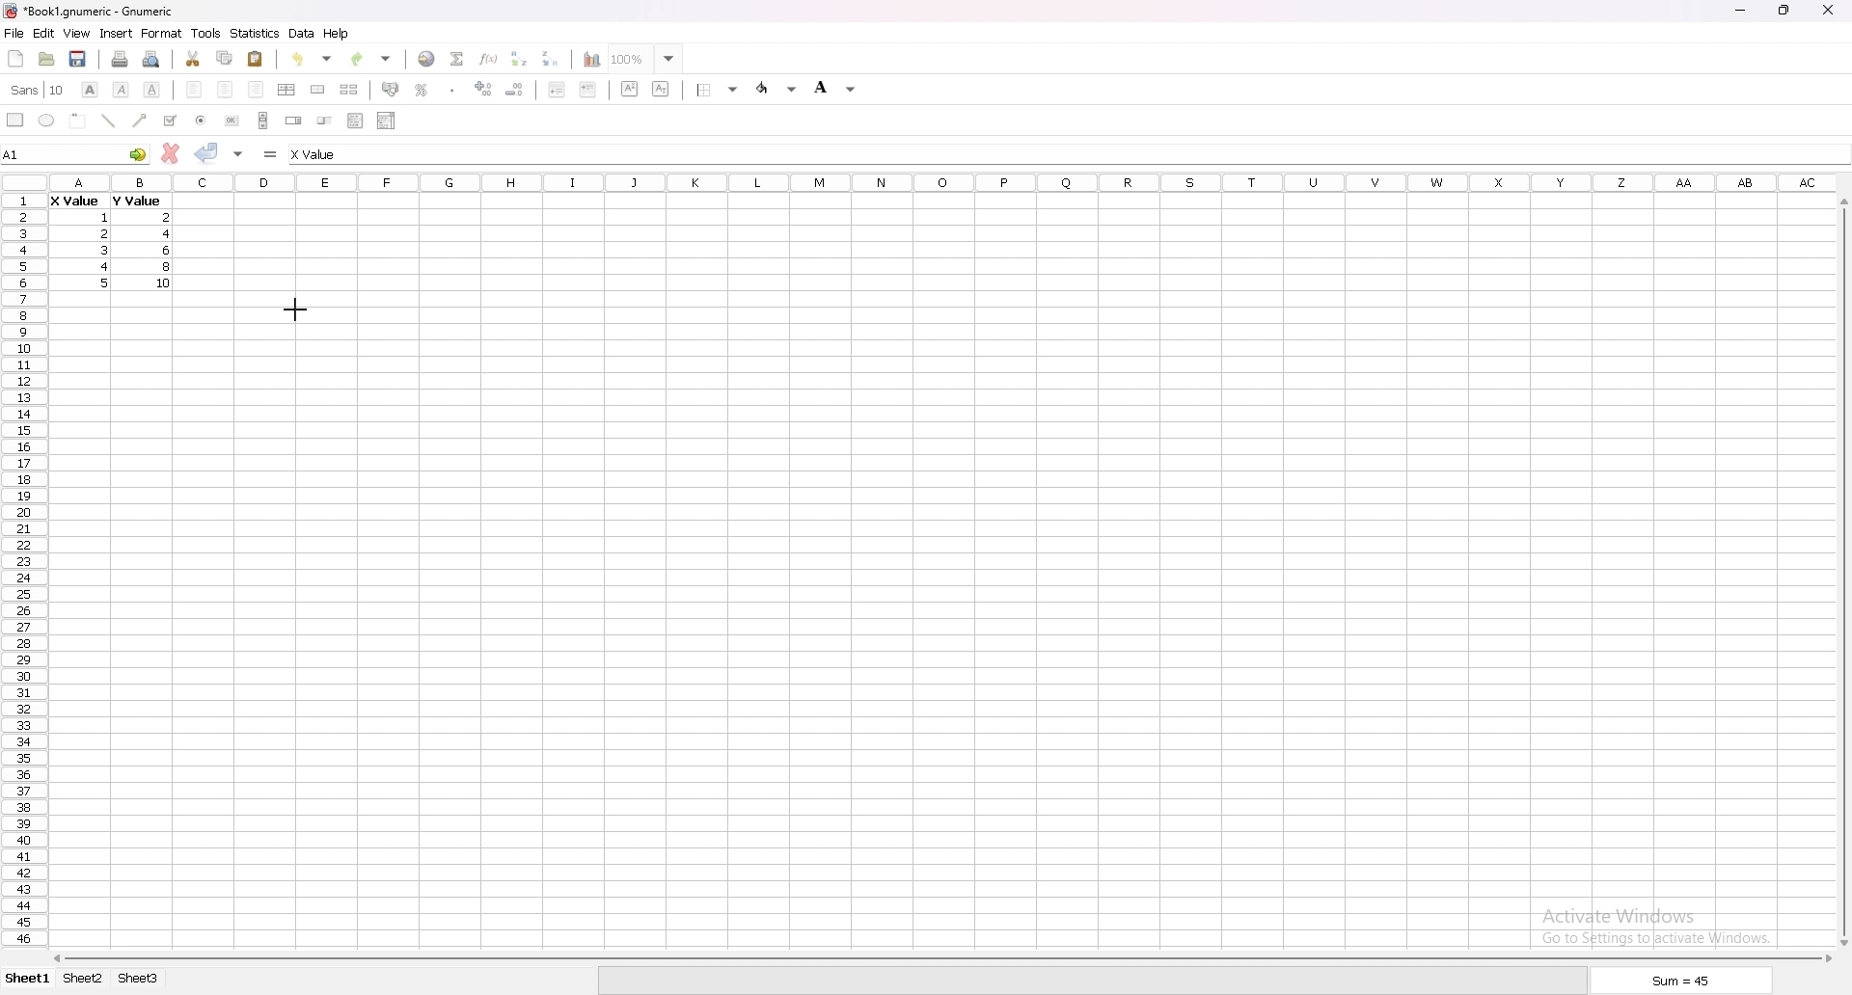 The height and width of the screenshot is (995, 1852). Describe the element at coordinates (162, 33) in the screenshot. I see `format` at that location.